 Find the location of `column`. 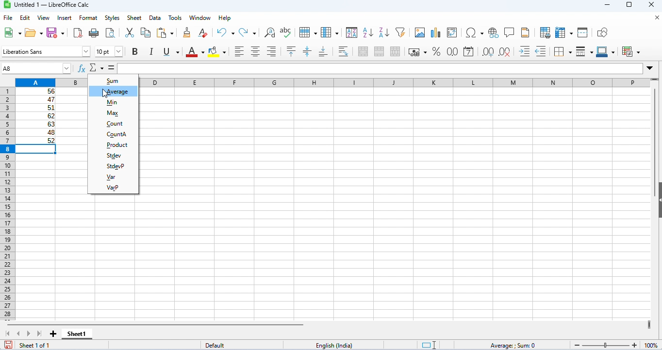

column is located at coordinates (330, 32).